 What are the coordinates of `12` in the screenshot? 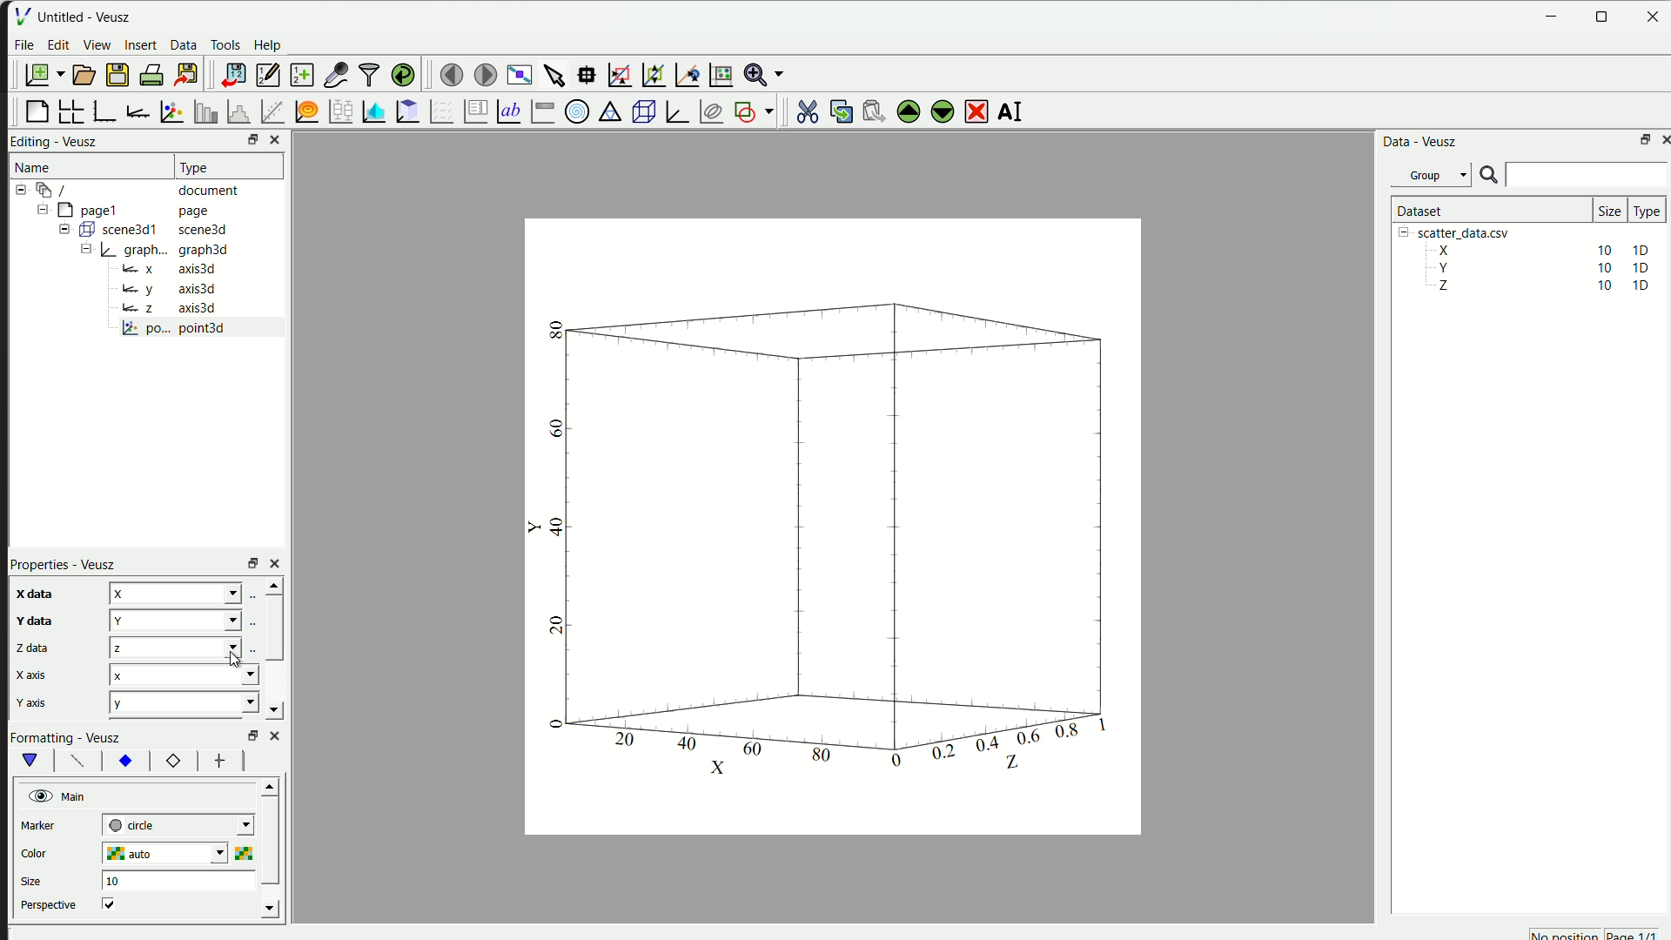 It's located at (168, 761).